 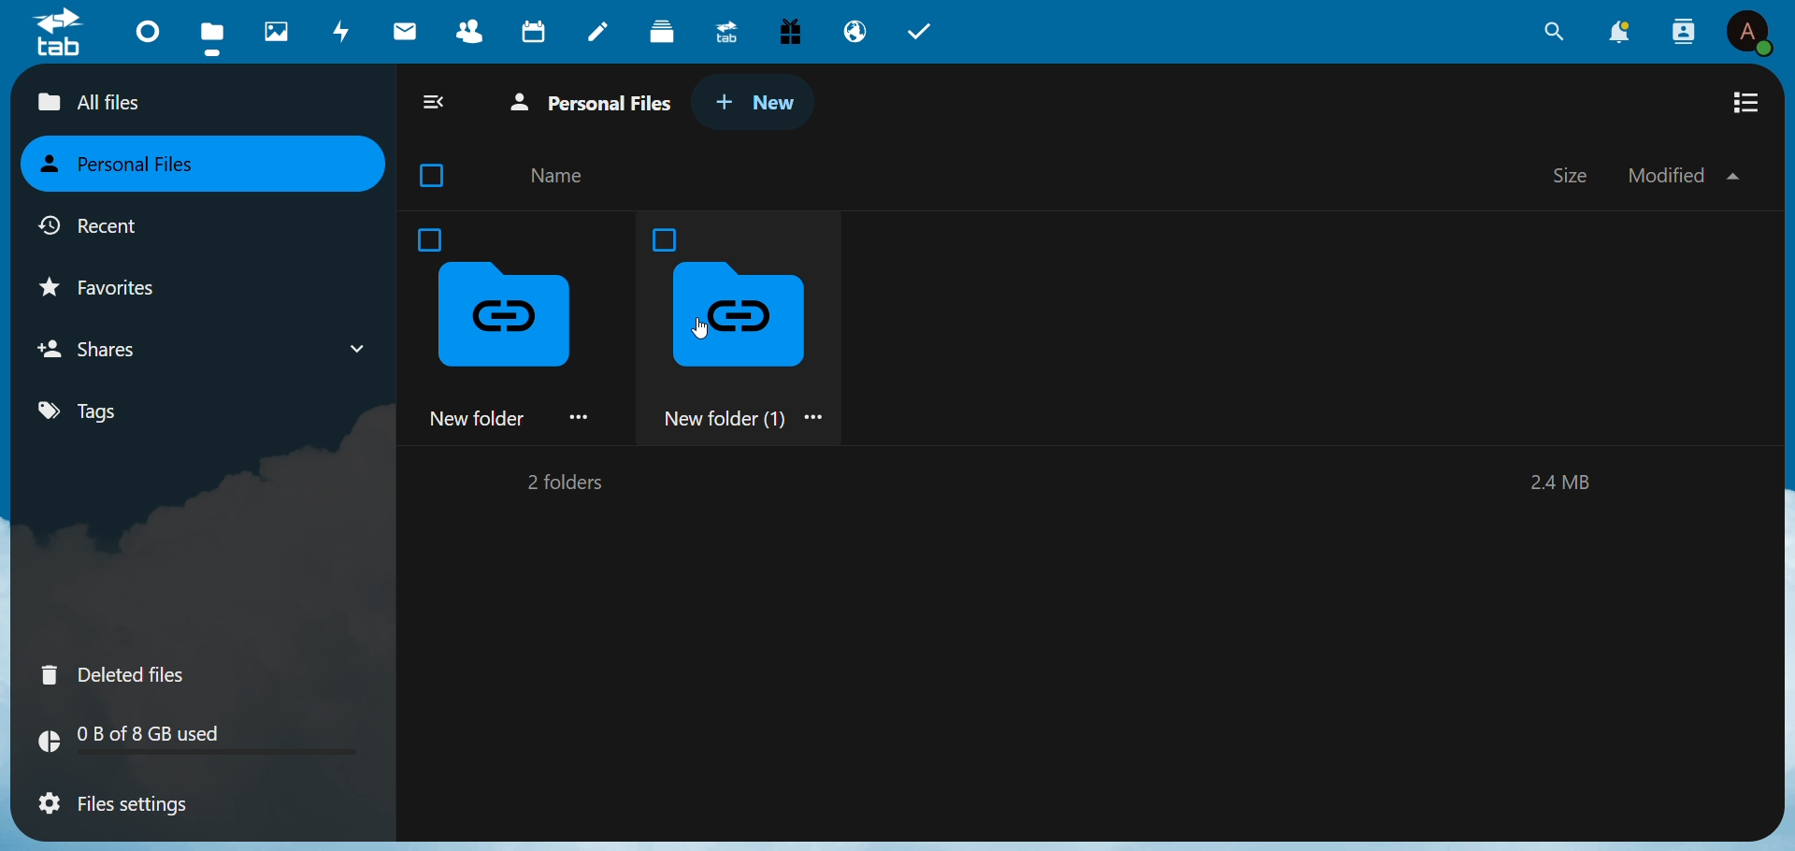 What do you see at coordinates (792, 30) in the screenshot?
I see `free trial` at bounding box center [792, 30].